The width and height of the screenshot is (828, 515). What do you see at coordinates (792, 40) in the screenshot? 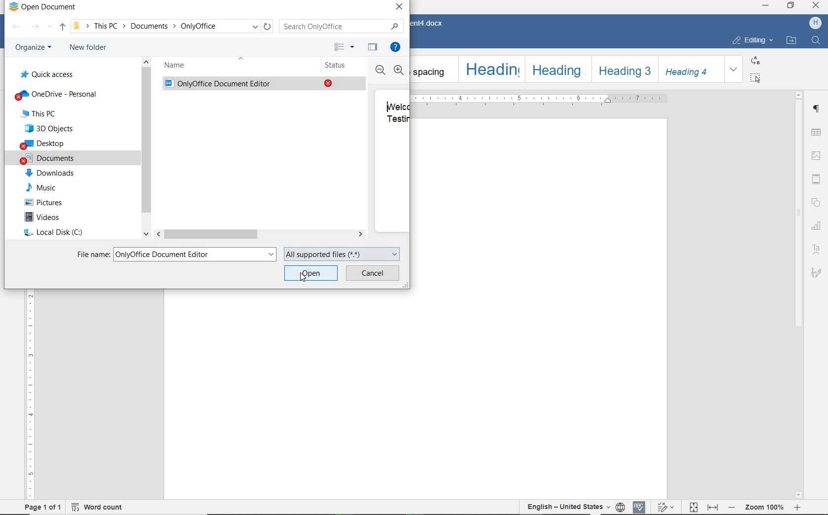
I see `OPEN FILE LOCATION` at bounding box center [792, 40].